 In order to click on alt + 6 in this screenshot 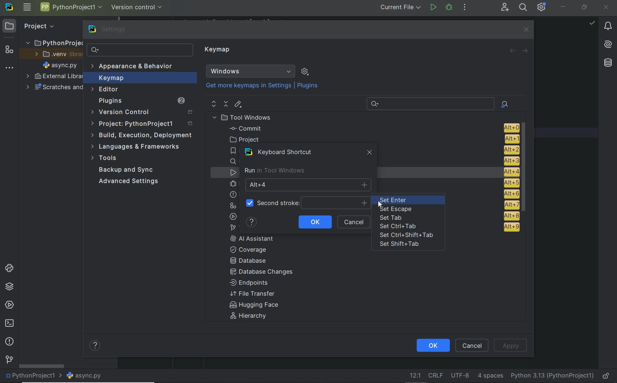, I will do `click(510, 194)`.